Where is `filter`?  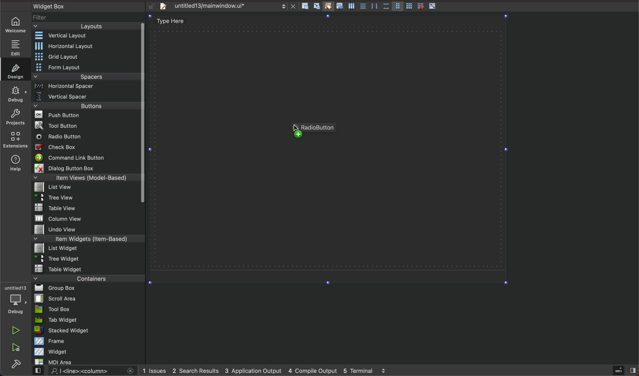
filter is located at coordinates (89, 19).